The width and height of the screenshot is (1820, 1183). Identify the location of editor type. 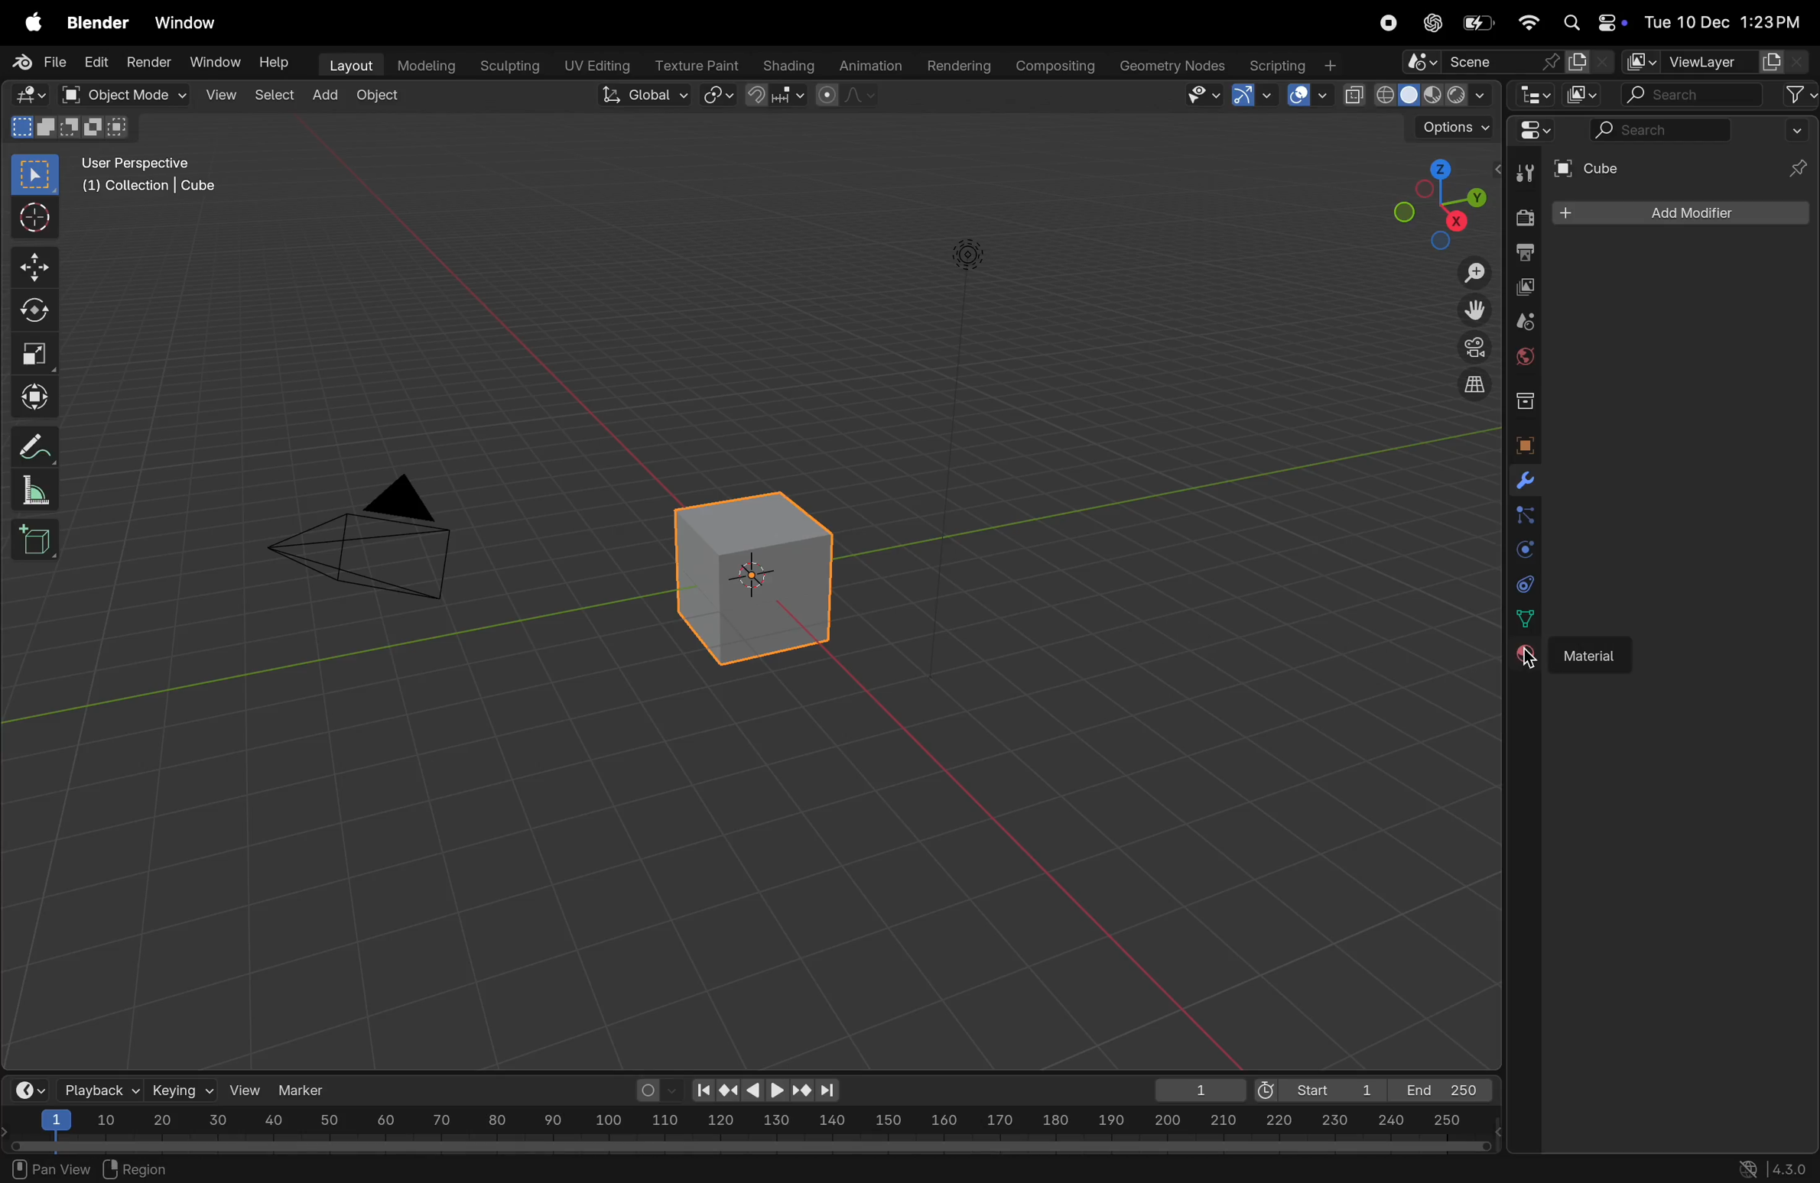
(1537, 97).